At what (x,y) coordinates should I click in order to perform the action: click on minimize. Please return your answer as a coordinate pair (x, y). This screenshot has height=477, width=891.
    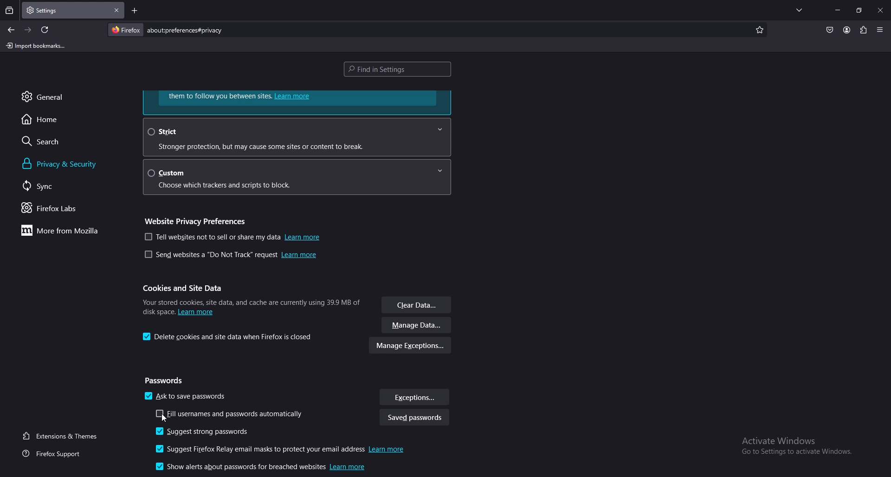
    Looking at the image, I should click on (839, 10).